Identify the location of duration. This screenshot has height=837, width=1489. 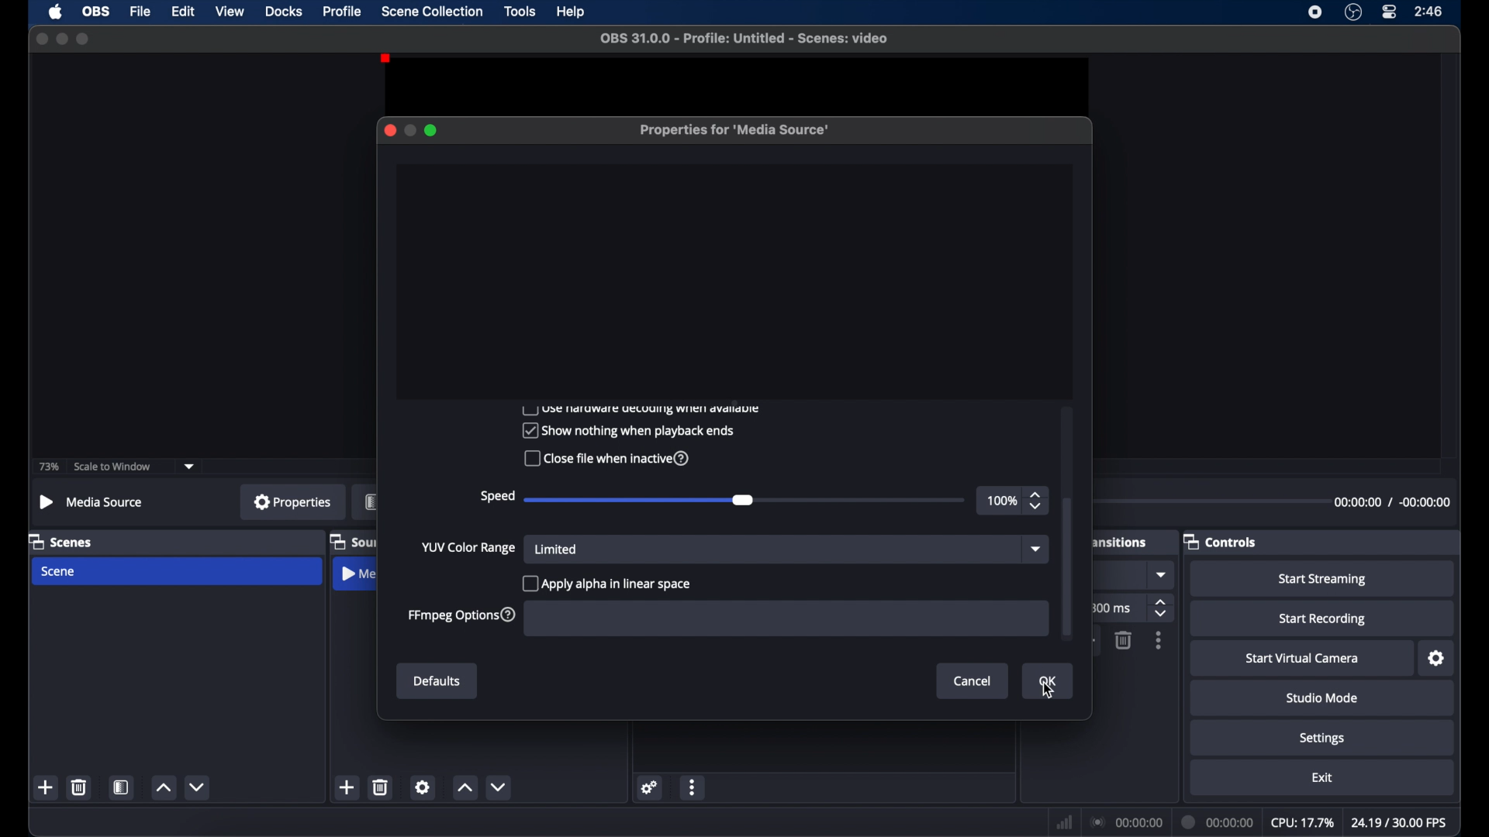
(1218, 821).